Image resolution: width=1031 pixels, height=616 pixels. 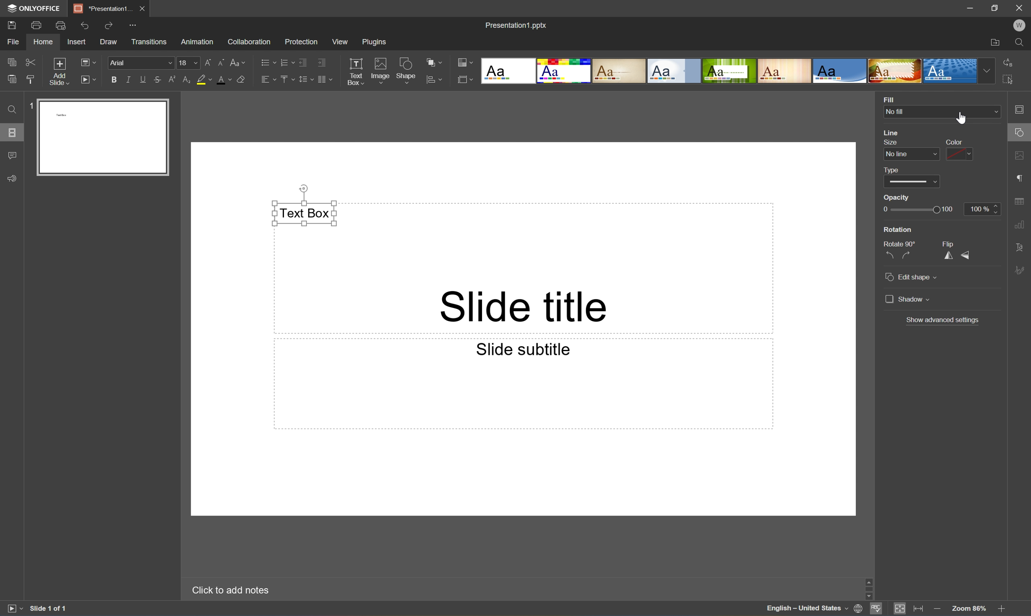 What do you see at coordinates (207, 63) in the screenshot?
I see `Increment font size` at bounding box center [207, 63].